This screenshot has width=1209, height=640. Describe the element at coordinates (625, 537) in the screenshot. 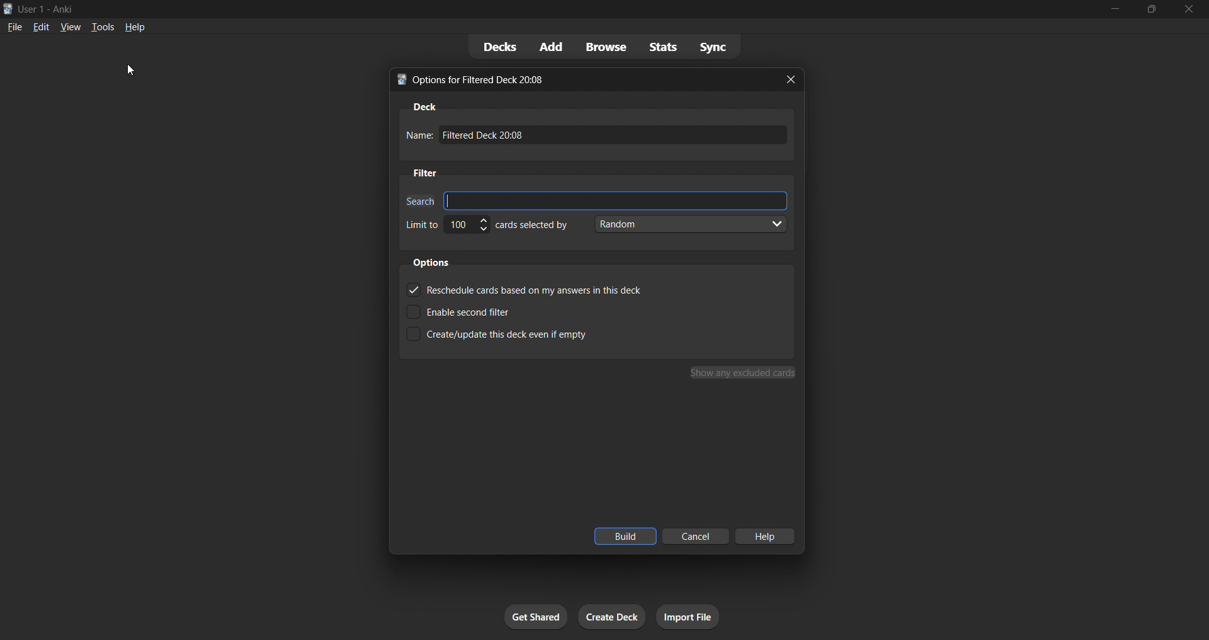

I see `build` at that location.